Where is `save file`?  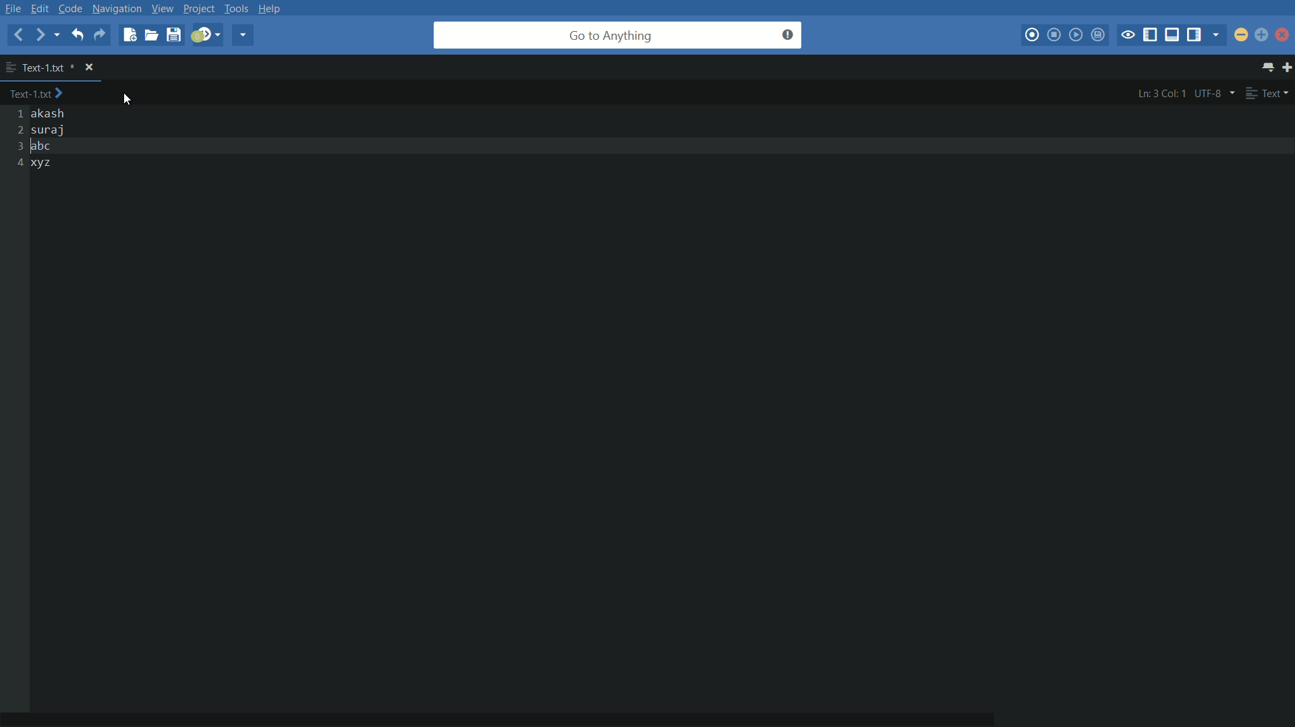 save file is located at coordinates (173, 36).